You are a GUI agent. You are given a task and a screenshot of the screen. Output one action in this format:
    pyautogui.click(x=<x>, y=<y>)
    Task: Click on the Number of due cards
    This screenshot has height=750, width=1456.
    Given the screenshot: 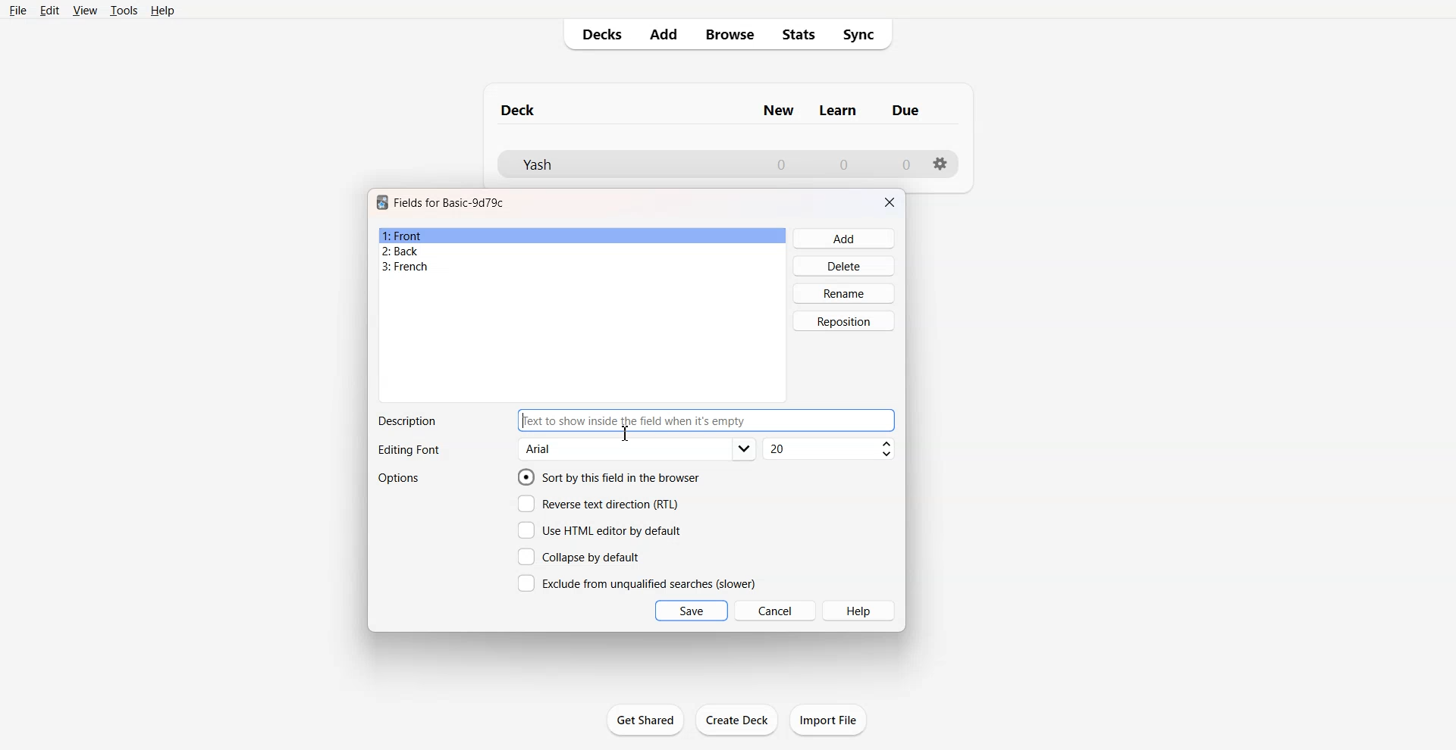 What is the action you would take?
    pyautogui.click(x=907, y=164)
    